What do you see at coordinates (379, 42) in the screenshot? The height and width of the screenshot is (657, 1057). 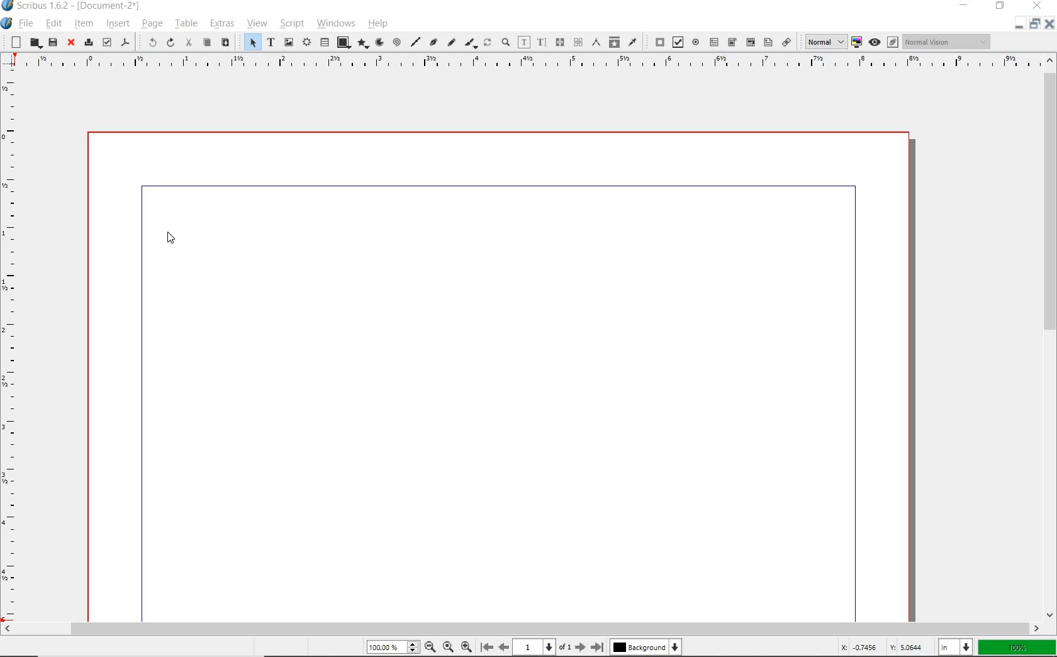 I see `arc` at bounding box center [379, 42].